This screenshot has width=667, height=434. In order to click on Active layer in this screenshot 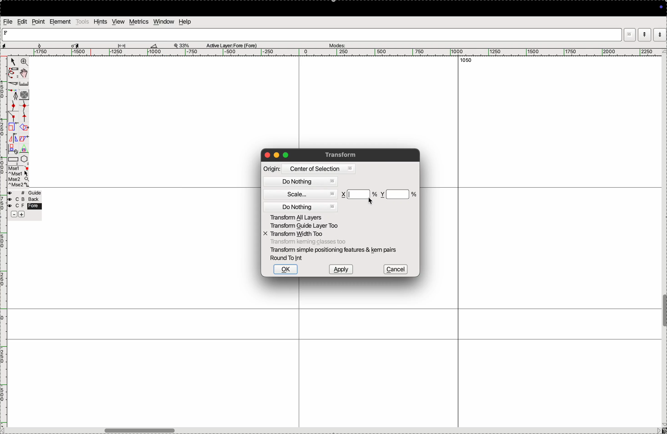, I will do `click(232, 45)`.